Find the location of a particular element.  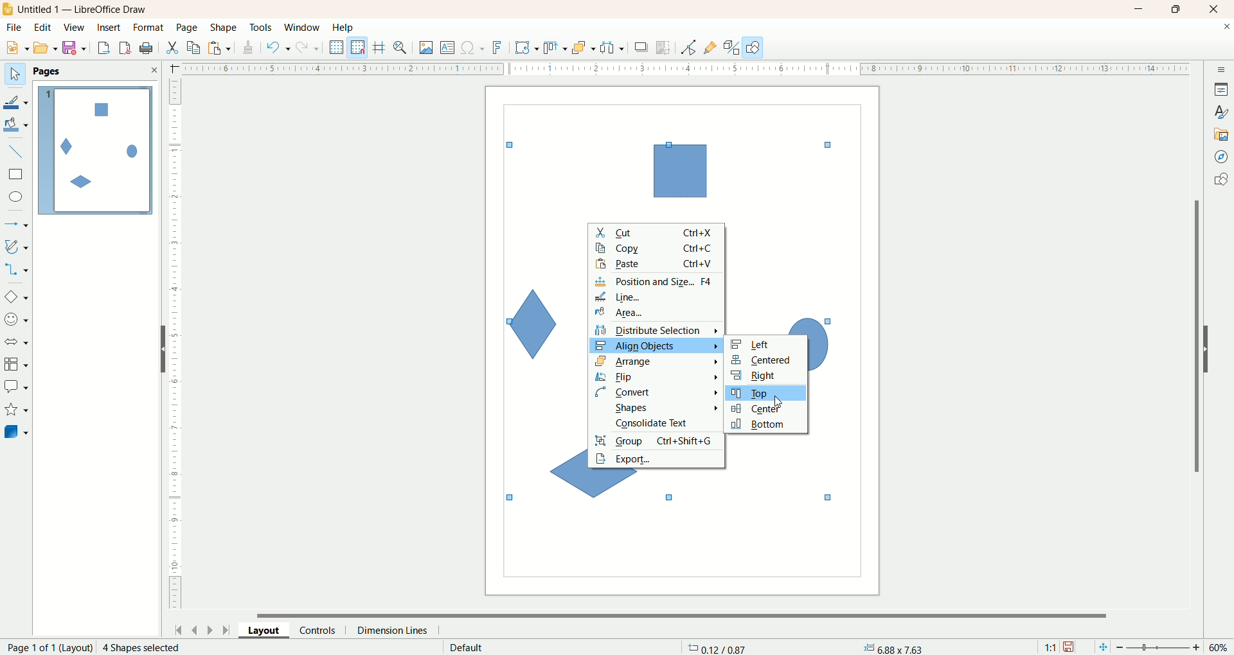

arrange is located at coordinates (658, 361).